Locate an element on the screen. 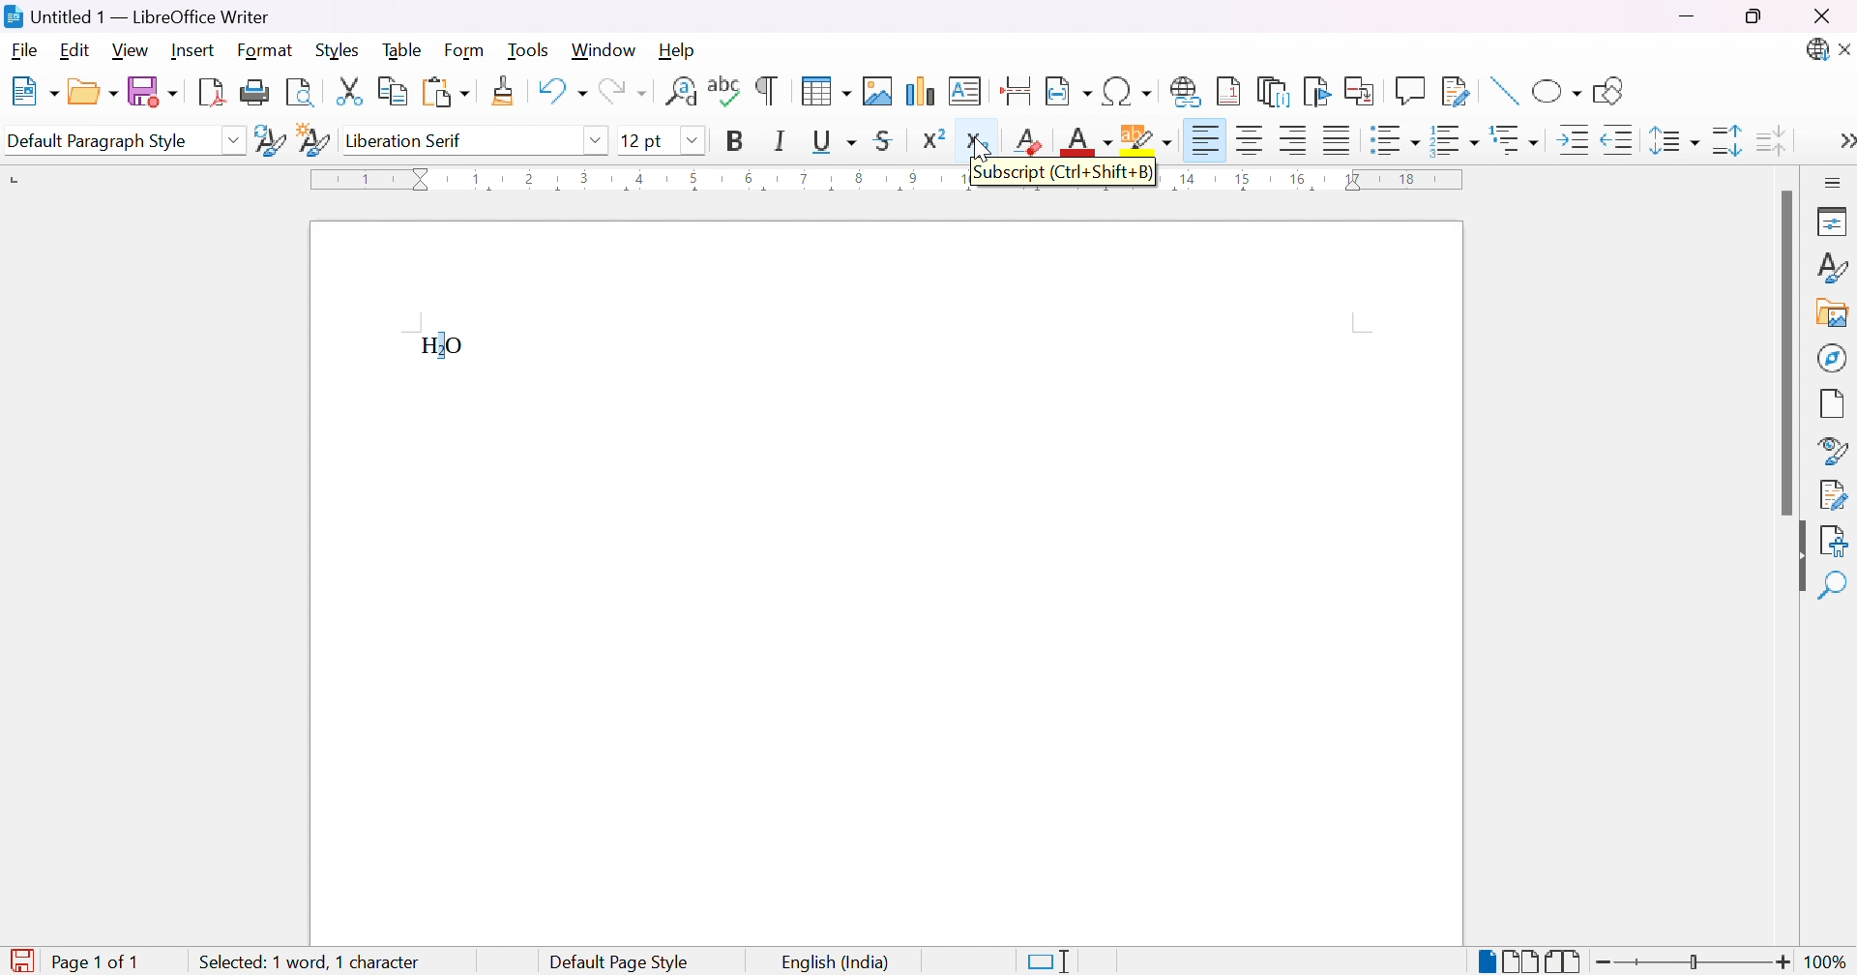 The image size is (1857, 975). Insert special characters is located at coordinates (1129, 92).